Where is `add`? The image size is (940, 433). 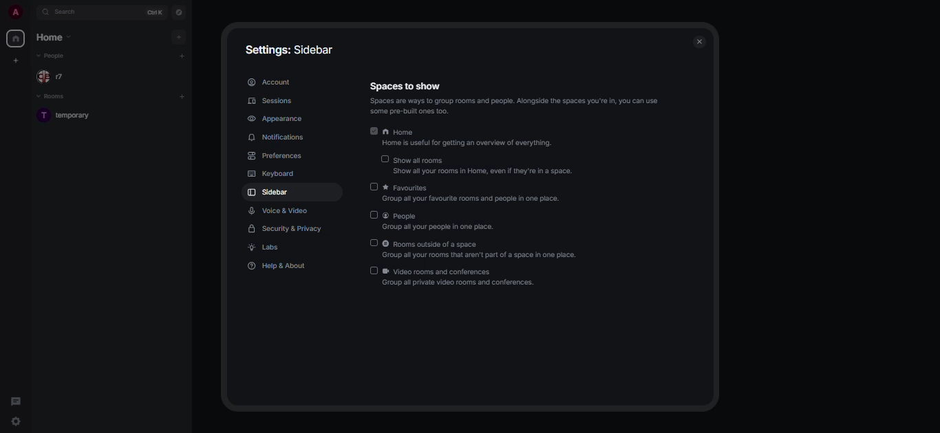 add is located at coordinates (184, 96).